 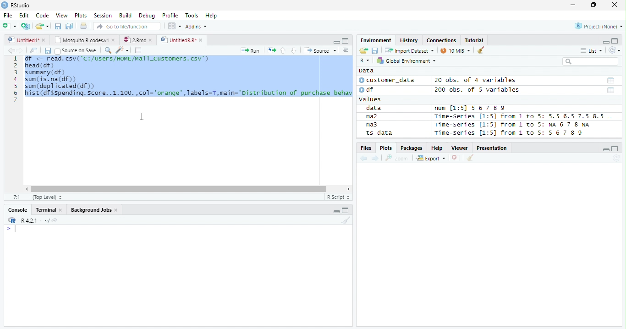 What do you see at coordinates (408, 50) in the screenshot?
I see `Import Dataset` at bounding box center [408, 50].